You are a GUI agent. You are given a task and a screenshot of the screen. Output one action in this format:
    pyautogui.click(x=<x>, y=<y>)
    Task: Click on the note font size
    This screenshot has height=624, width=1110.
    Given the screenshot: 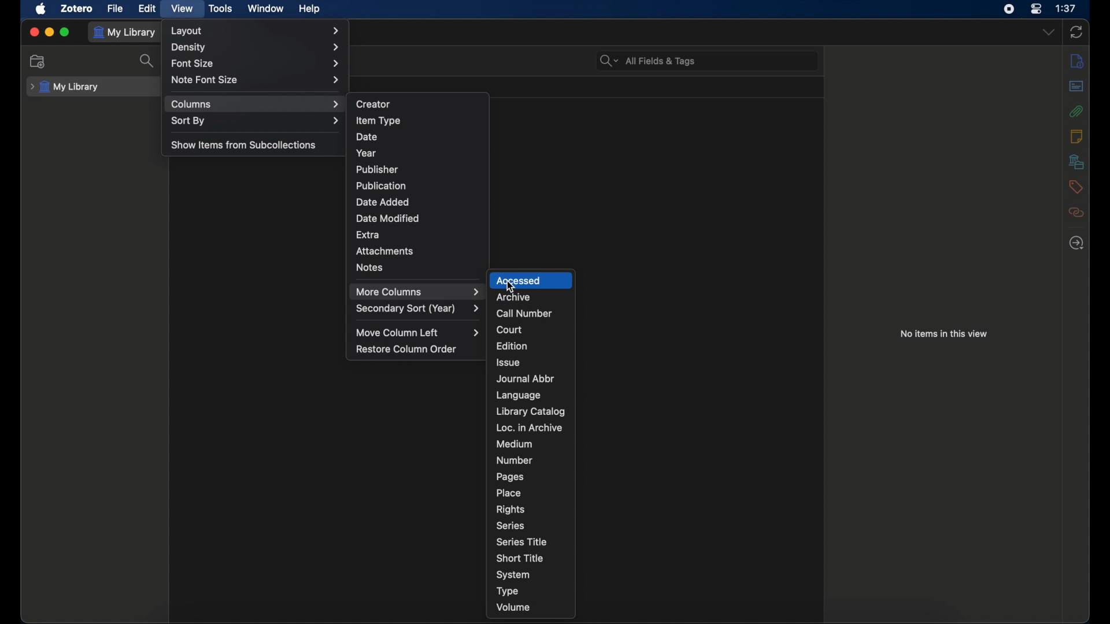 What is the action you would take?
    pyautogui.click(x=257, y=80)
    